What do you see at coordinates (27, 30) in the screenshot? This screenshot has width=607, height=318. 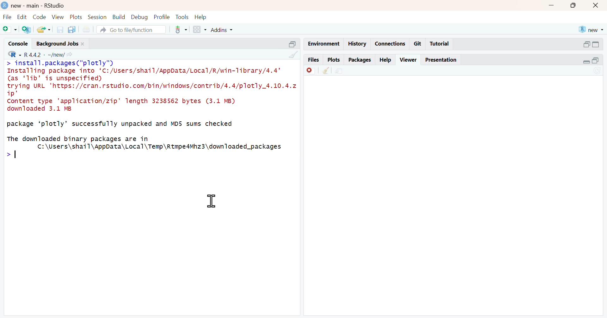 I see `create a project` at bounding box center [27, 30].